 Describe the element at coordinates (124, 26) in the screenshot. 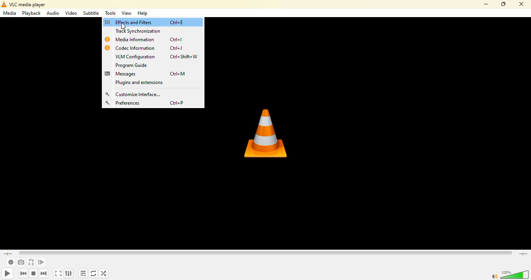

I see `Cursor` at that location.